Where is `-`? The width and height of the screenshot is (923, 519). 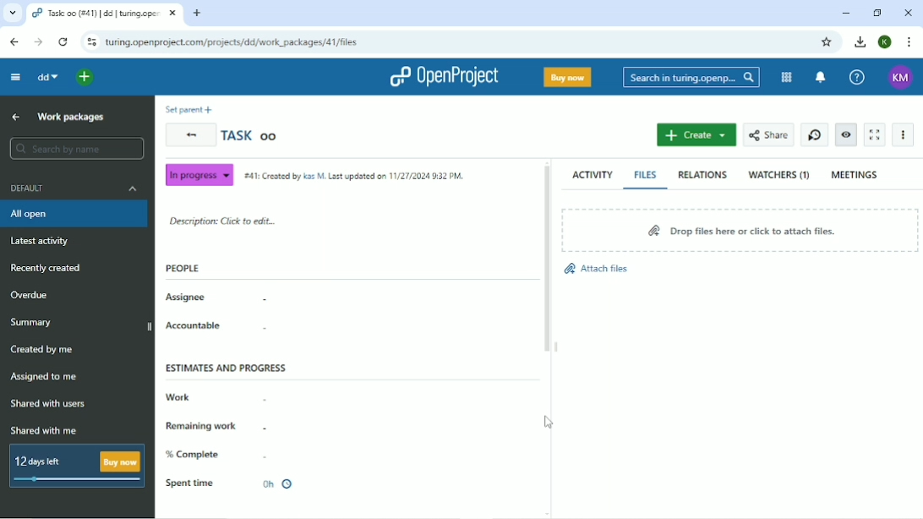 - is located at coordinates (264, 396).